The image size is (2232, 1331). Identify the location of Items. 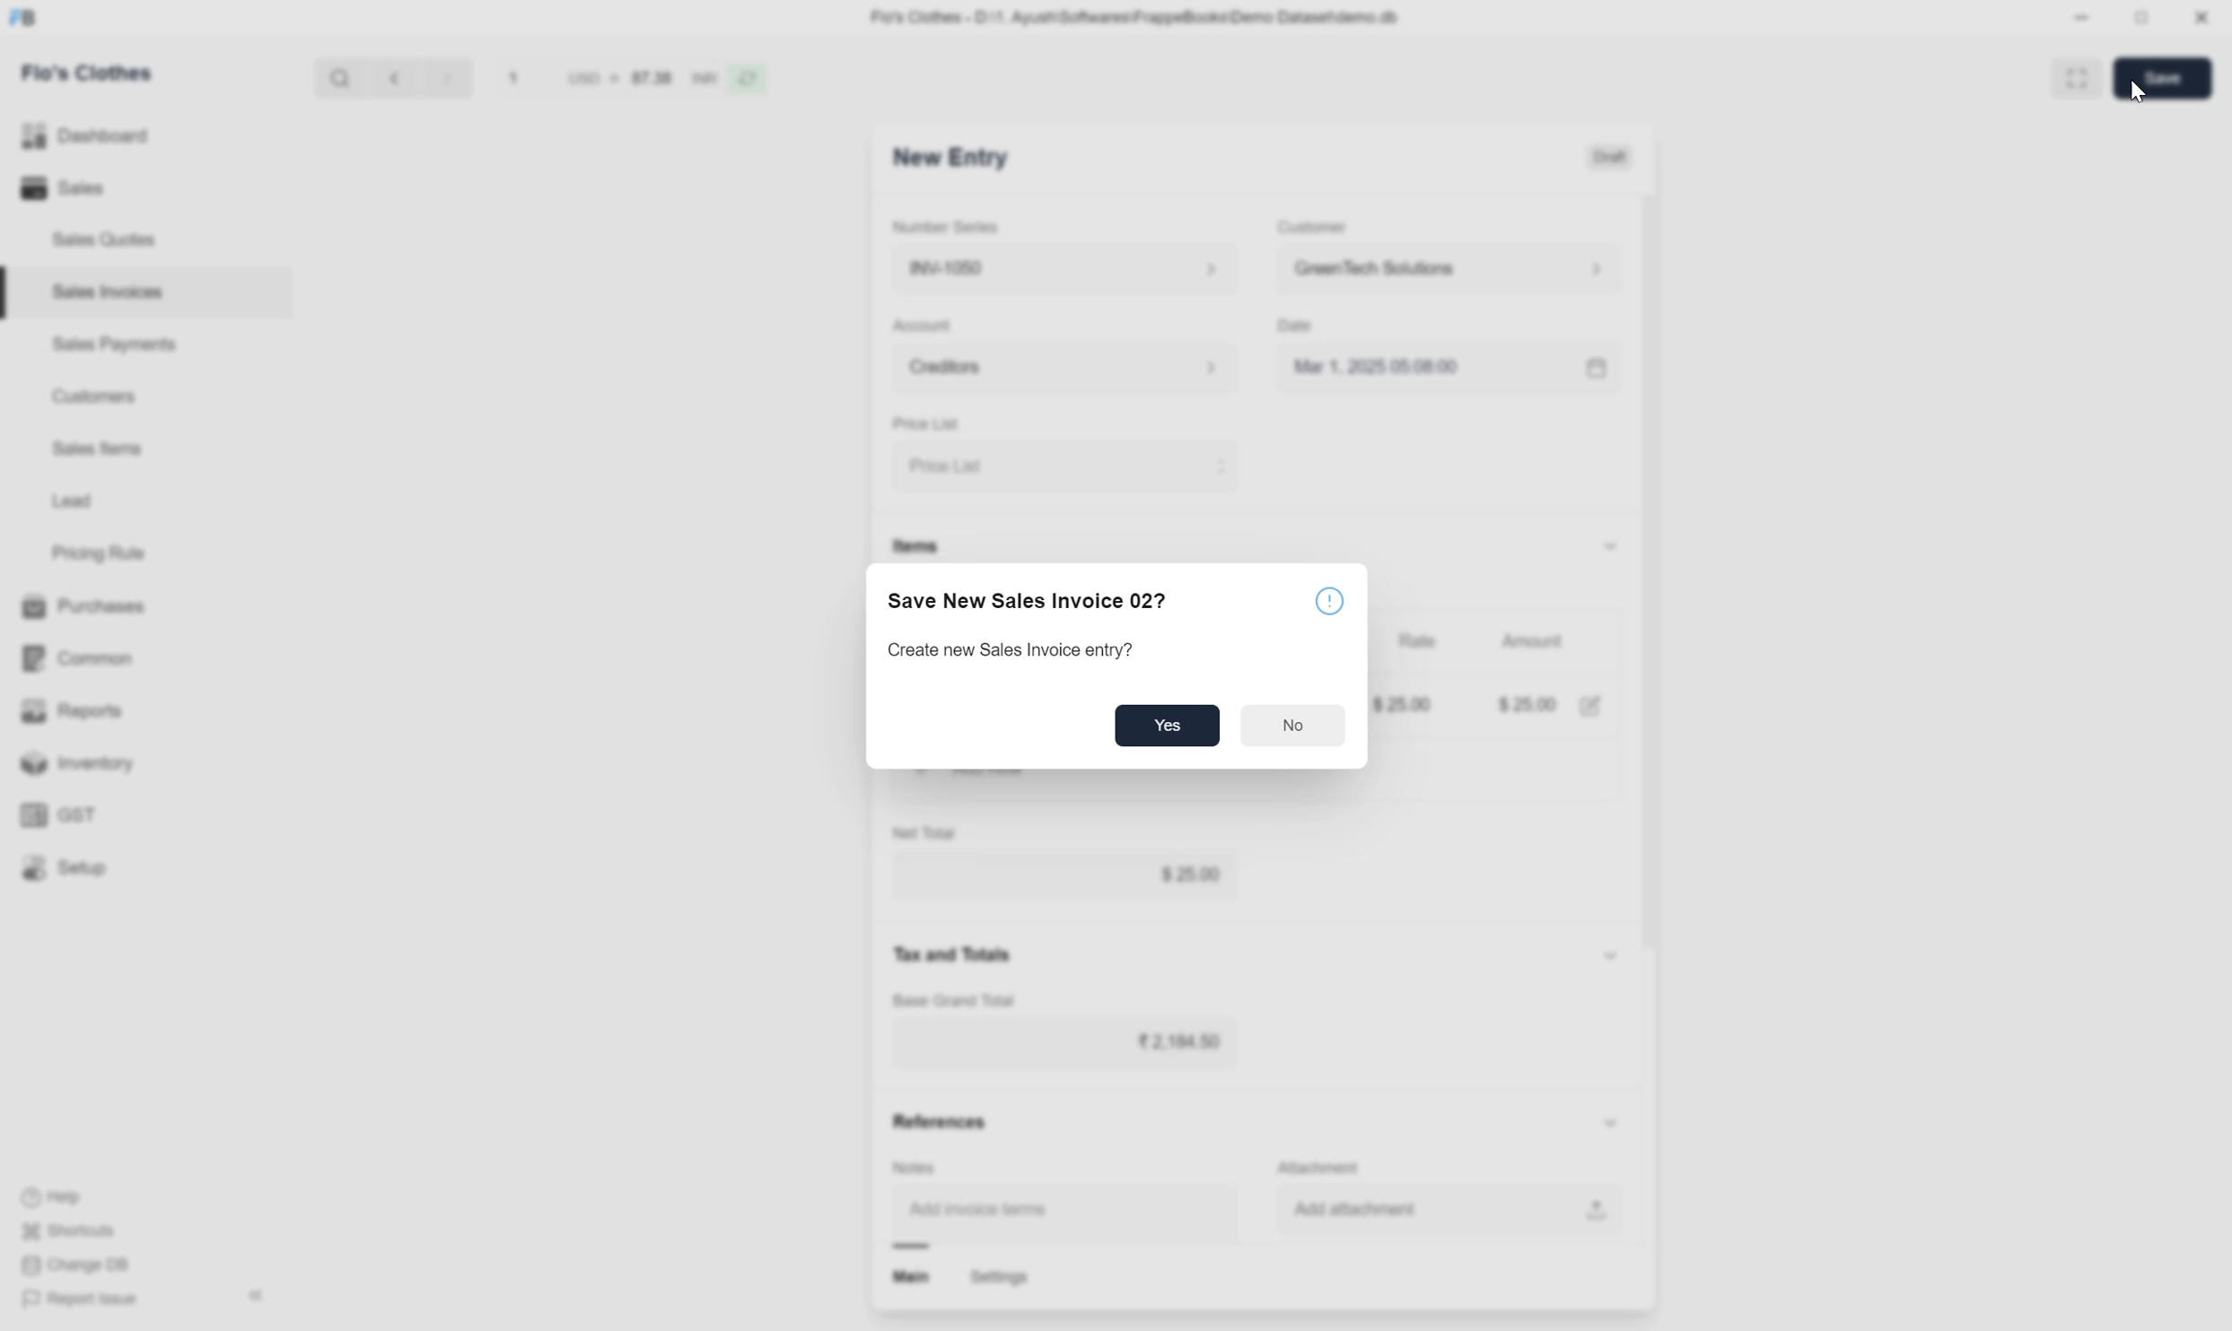
(915, 545).